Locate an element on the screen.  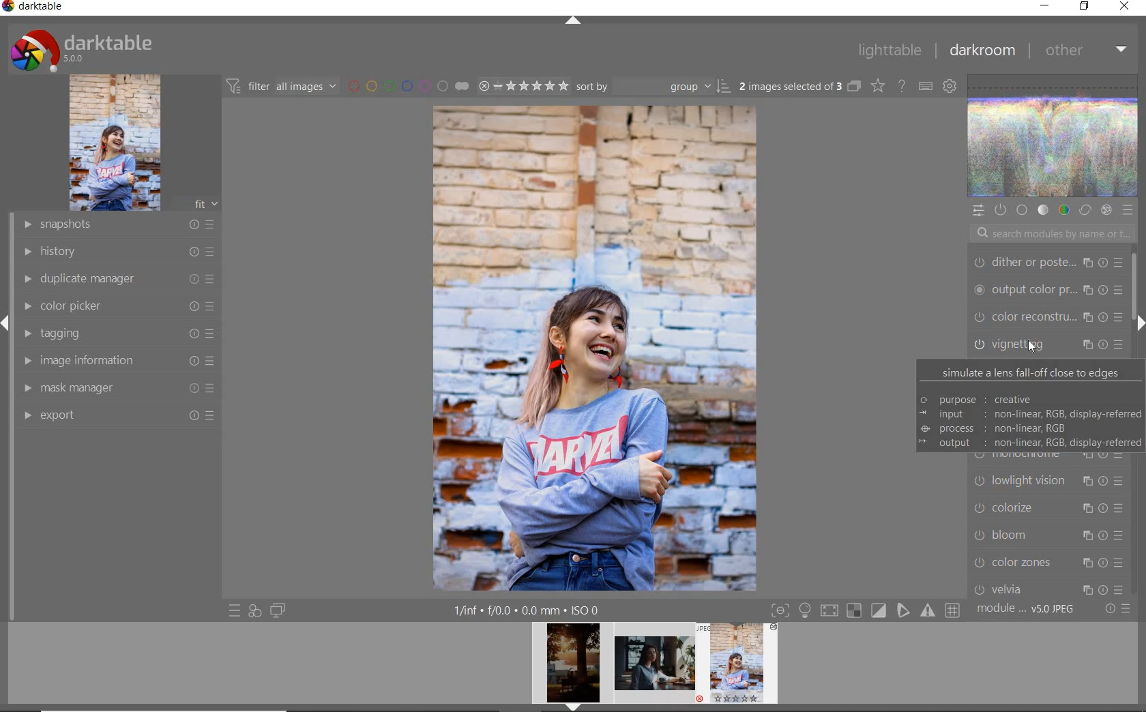
display a second darkroom image window is located at coordinates (278, 610).